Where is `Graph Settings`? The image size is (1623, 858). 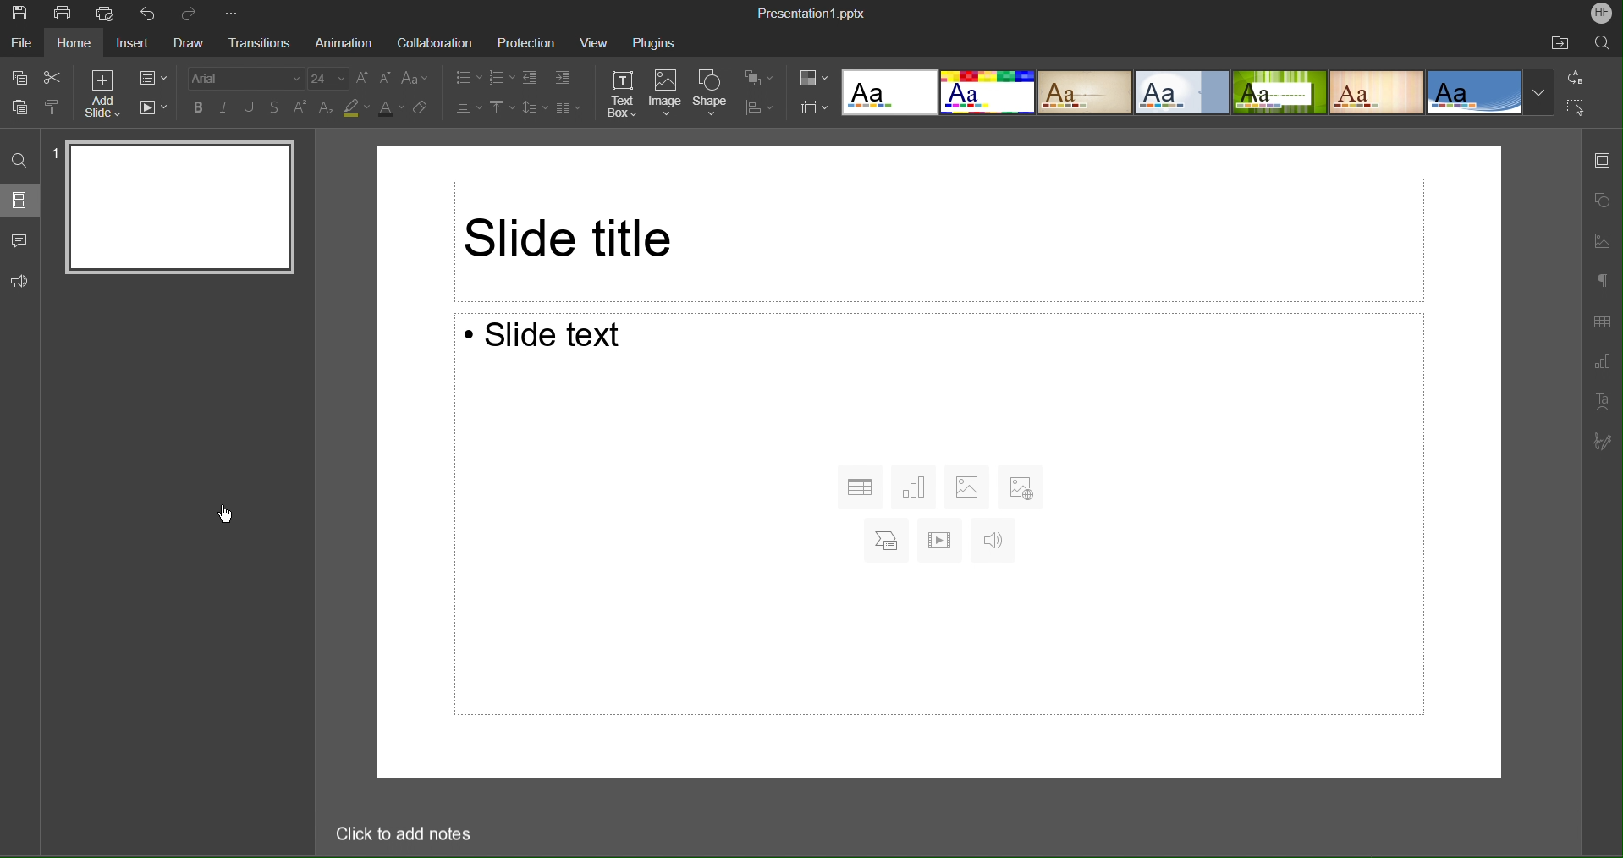
Graph Settings is located at coordinates (1601, 360).